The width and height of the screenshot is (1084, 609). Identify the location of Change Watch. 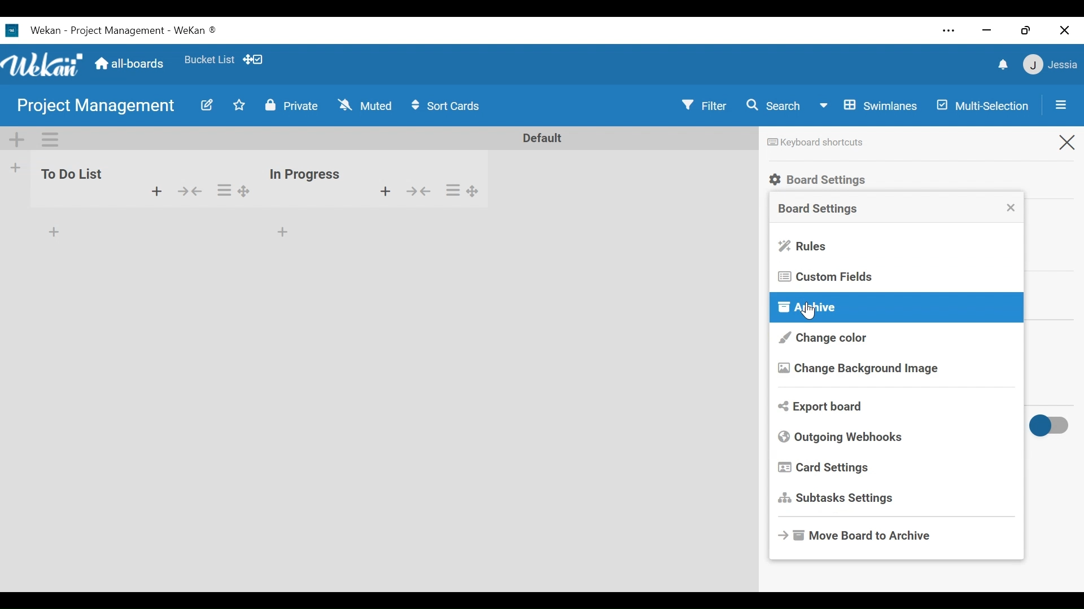
(367, 105).